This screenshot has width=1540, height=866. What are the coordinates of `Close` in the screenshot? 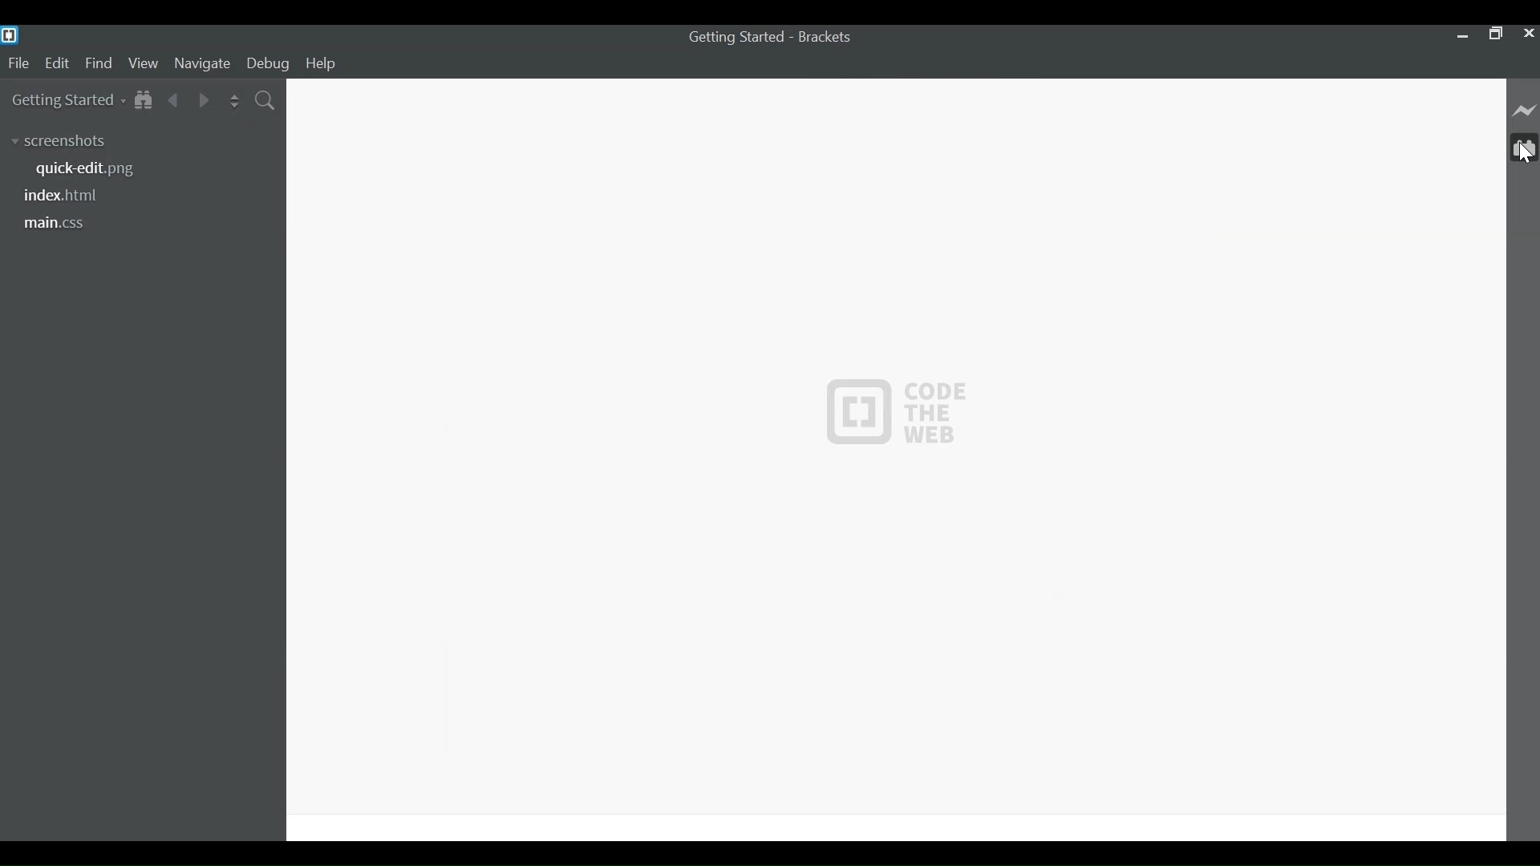 It's located at (1527, 35).